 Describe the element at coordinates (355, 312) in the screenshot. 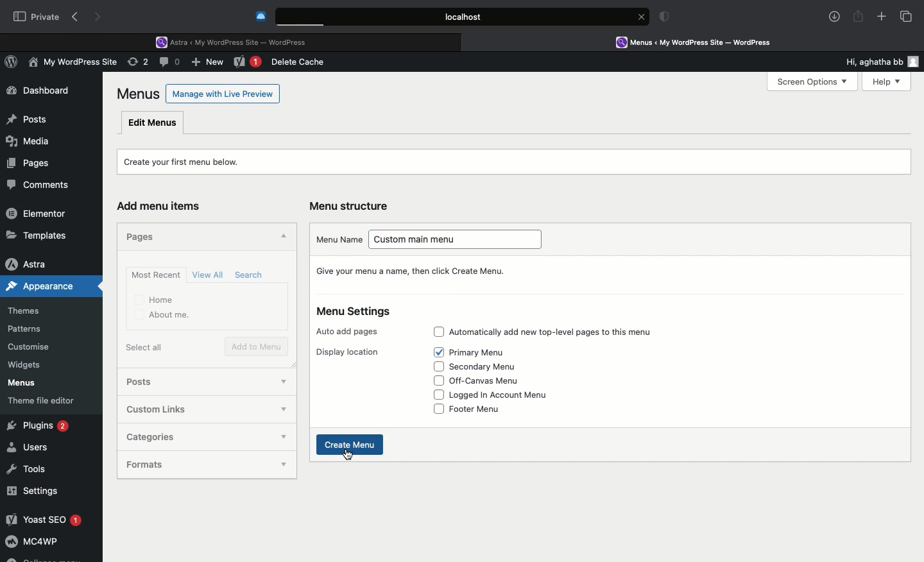

I see `Menu settings` at that location.